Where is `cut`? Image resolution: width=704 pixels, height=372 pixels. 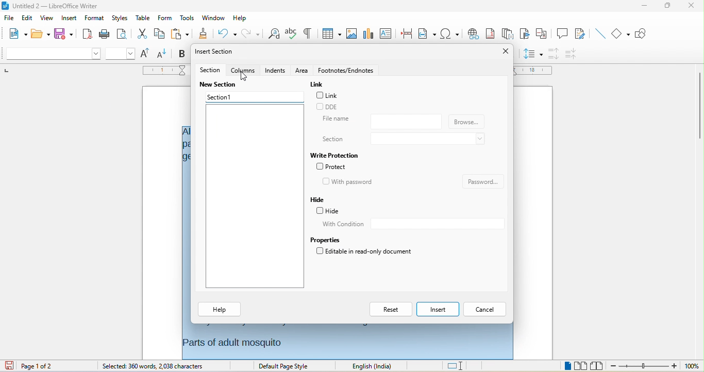 cut is located at coordinates (141, 34).